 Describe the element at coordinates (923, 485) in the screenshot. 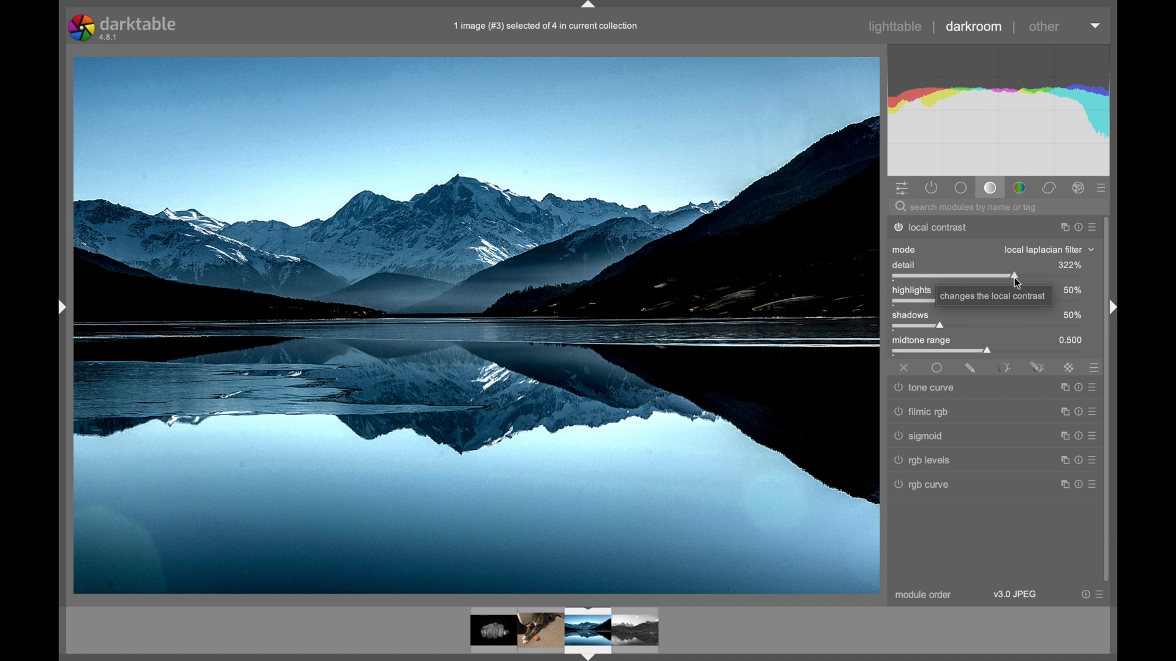

I see `rgb curve` at that location.